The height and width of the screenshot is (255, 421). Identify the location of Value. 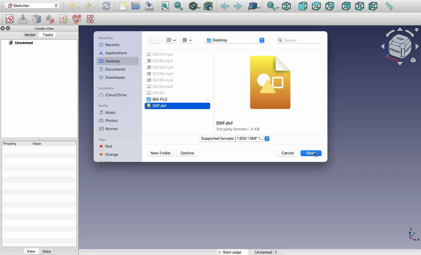
(39, 144).